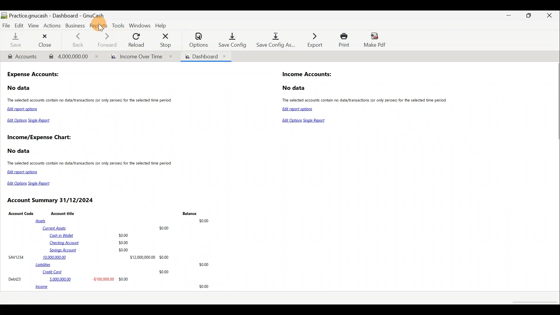  Describe the element at coordinates (342, 40) in the screenshot. I see `Print` at that location.